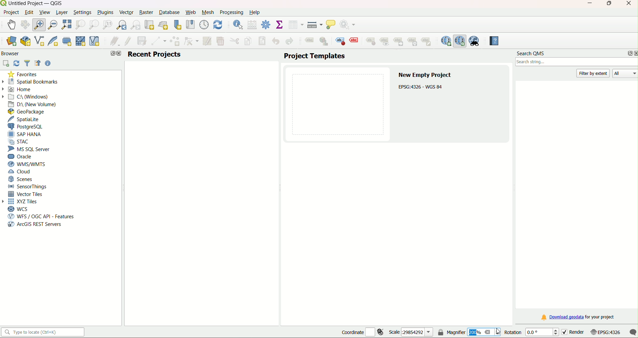  What do you see at coordinates (531, 54) in the screenshot?
I see `search QMS` at bounding box center [531, 54].